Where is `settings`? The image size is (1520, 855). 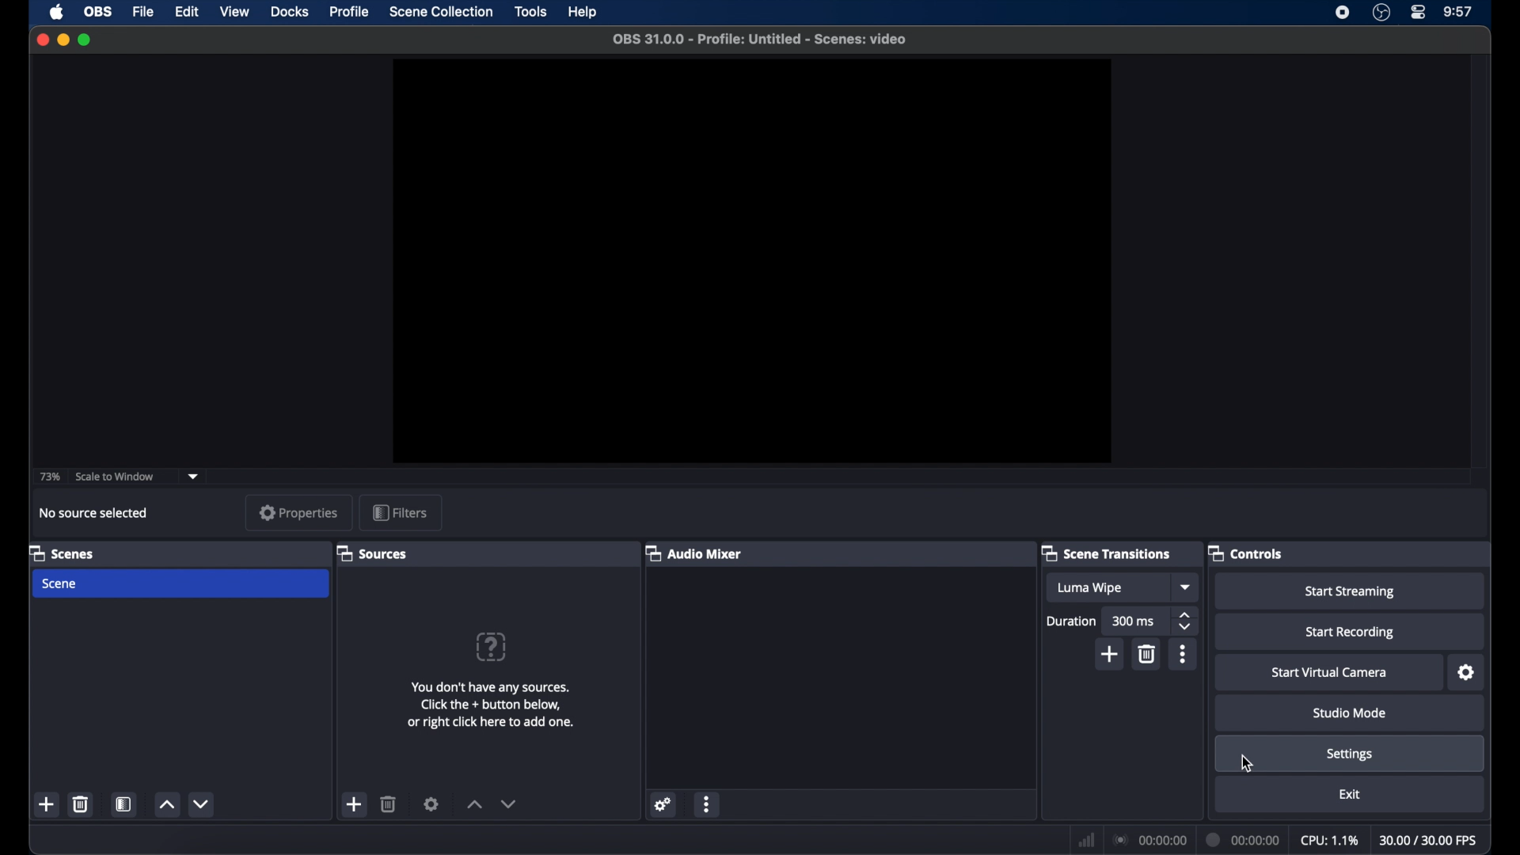
settings is located at coordinates (1467, 673).